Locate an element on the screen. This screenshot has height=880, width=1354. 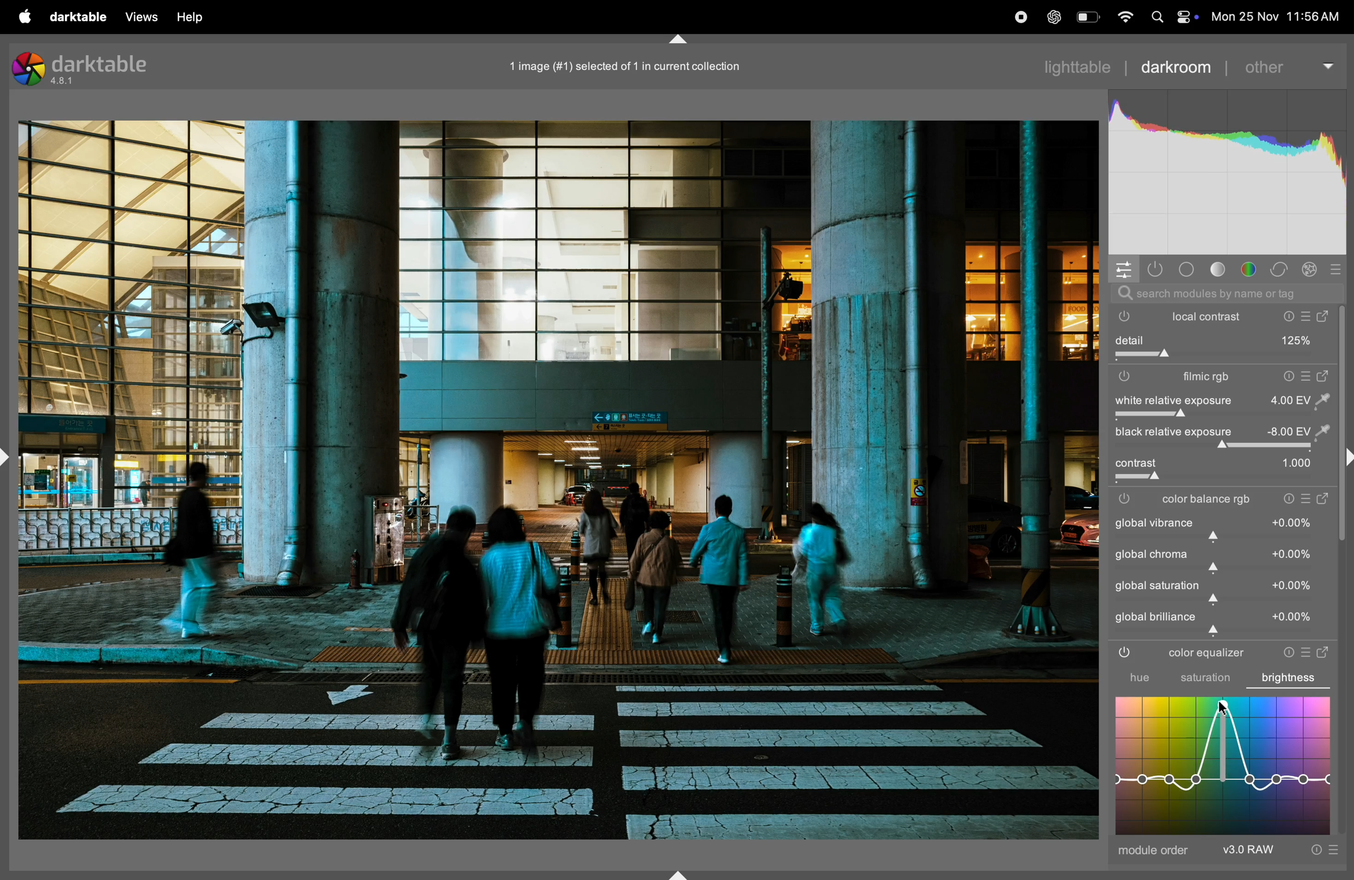
chatgpt is located at coordinates (1056, 16).